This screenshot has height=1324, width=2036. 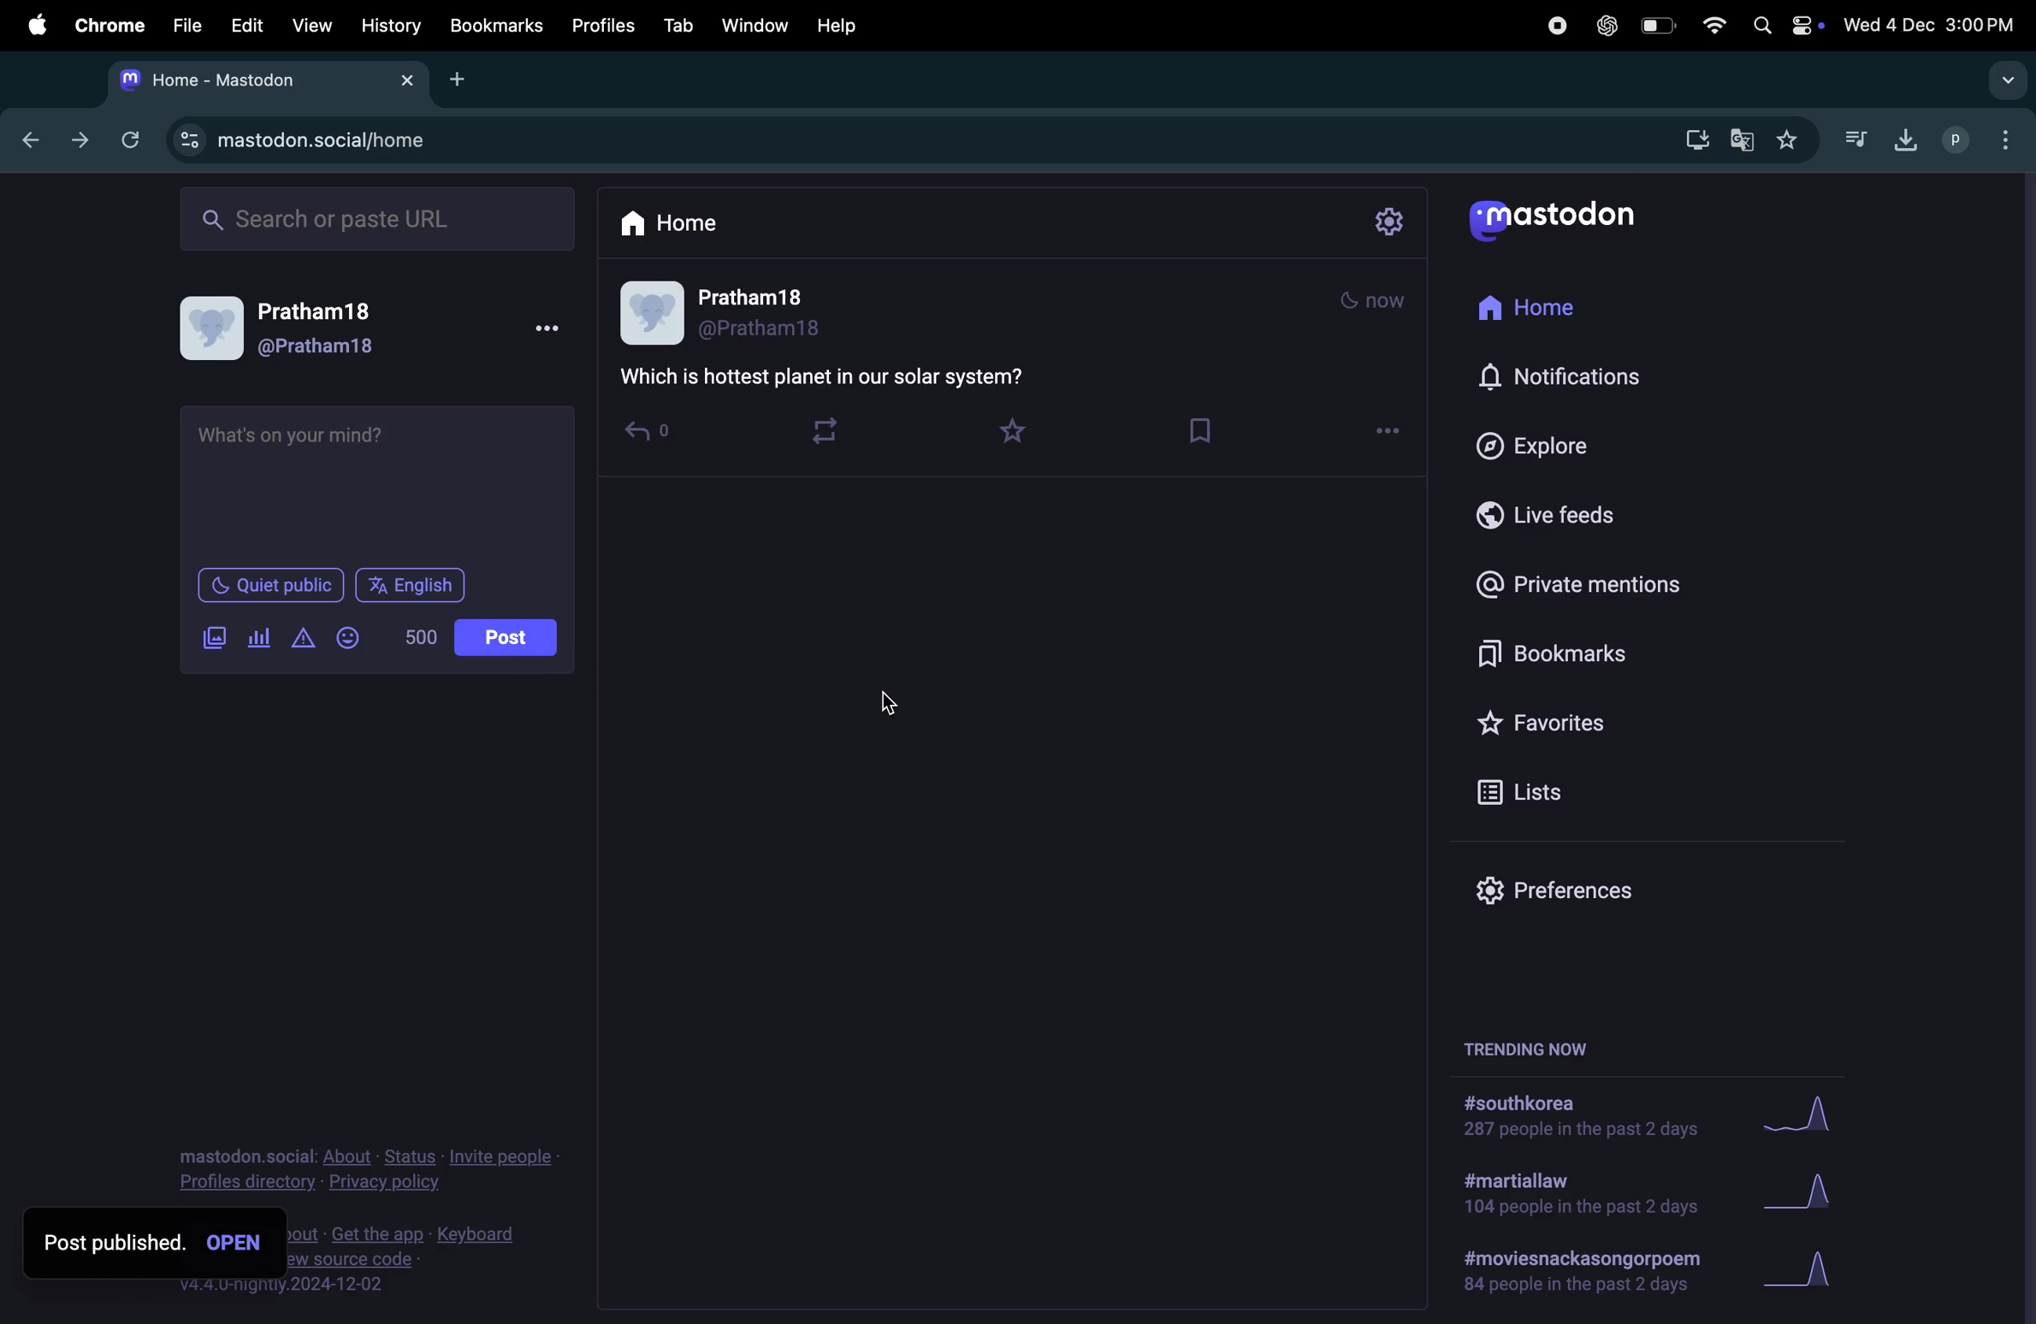 What do you see at coordinates (409, 585) in the screenshot?
I see `English` at bounding box center [409, 585].